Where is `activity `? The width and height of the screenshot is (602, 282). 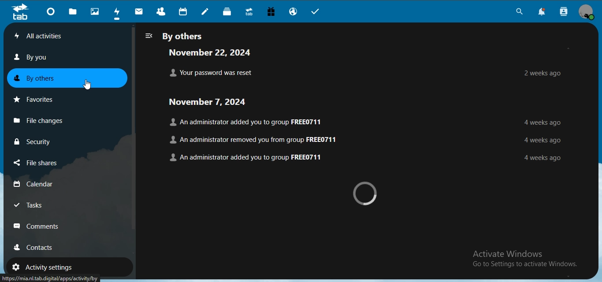 activity  is located at coordinates (117, 12).